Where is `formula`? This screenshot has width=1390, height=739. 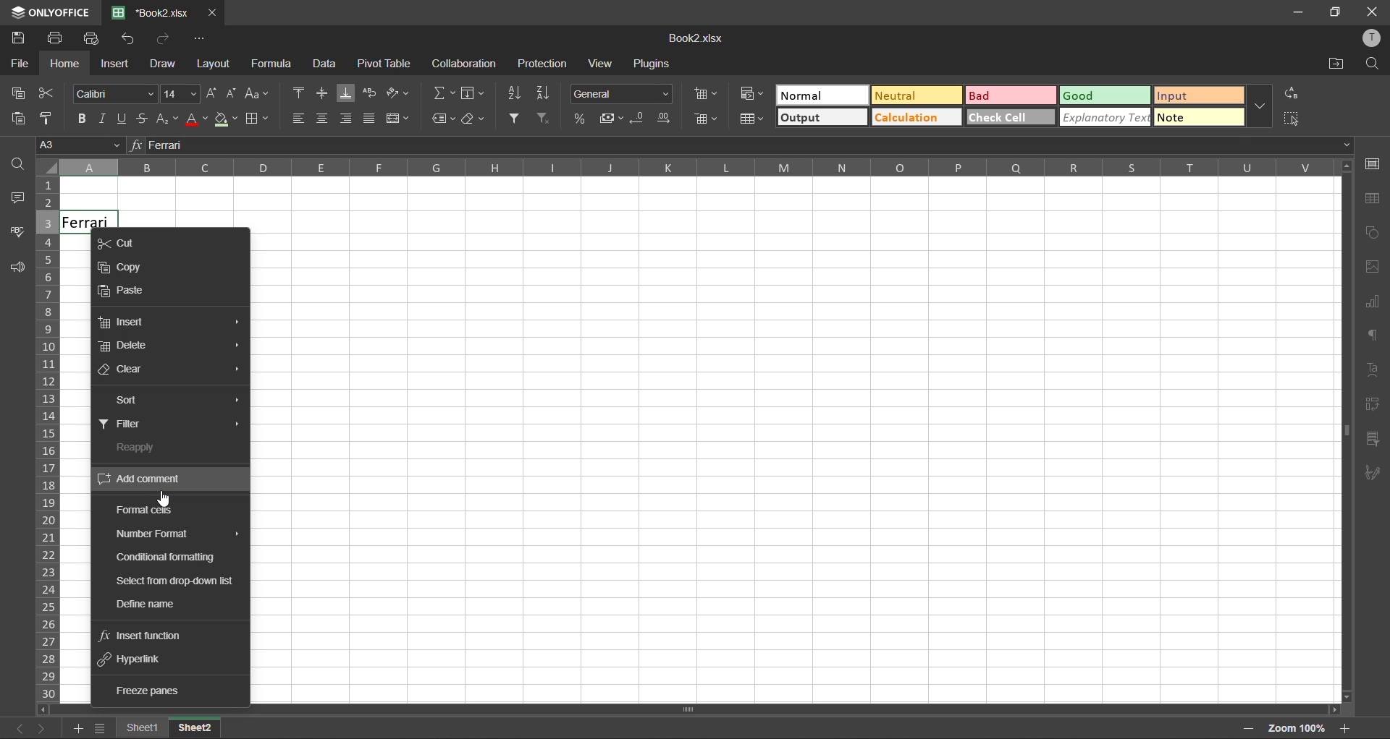
formula is located at coordinates (274, 66).